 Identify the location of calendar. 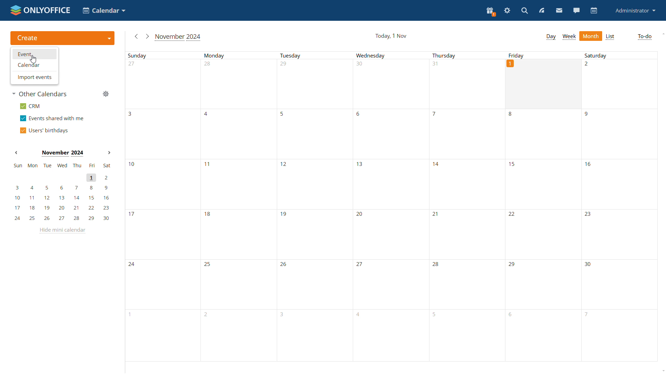
(594, 11).